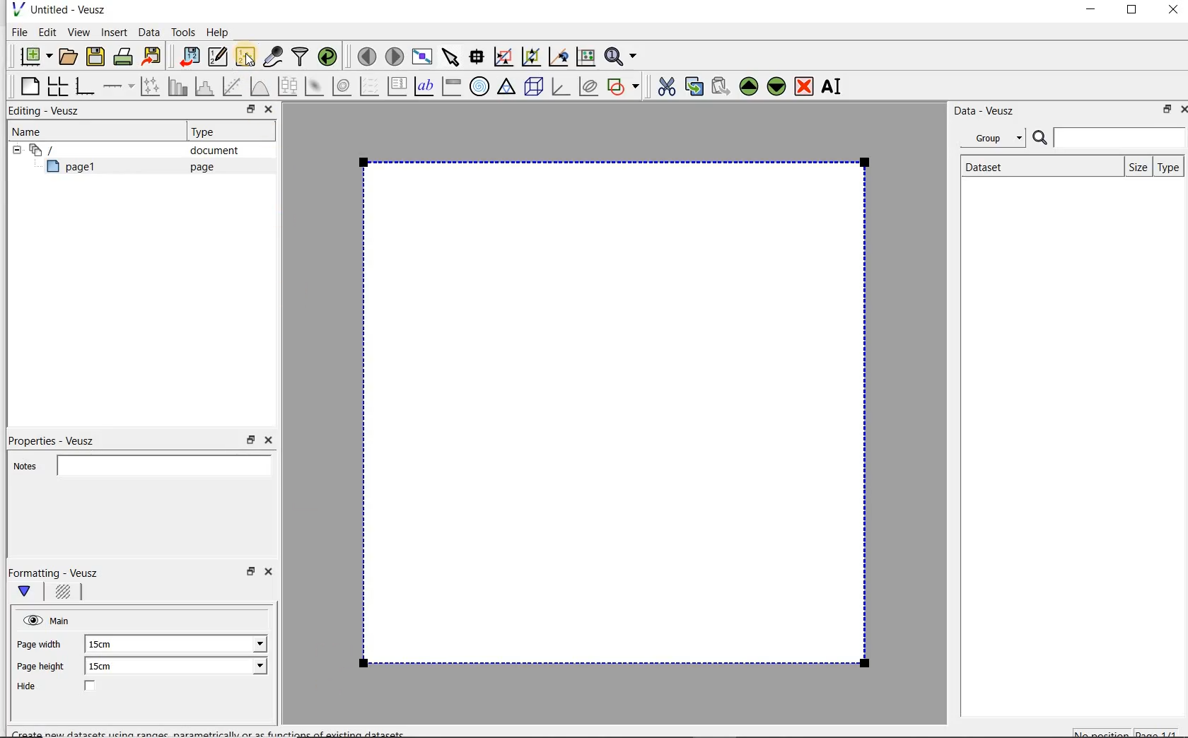 The height and width of the screenshot is (738, 1188). Describe the element at coordinates (178, 86) in the screenshot. I see `plot bar charts` at that location.